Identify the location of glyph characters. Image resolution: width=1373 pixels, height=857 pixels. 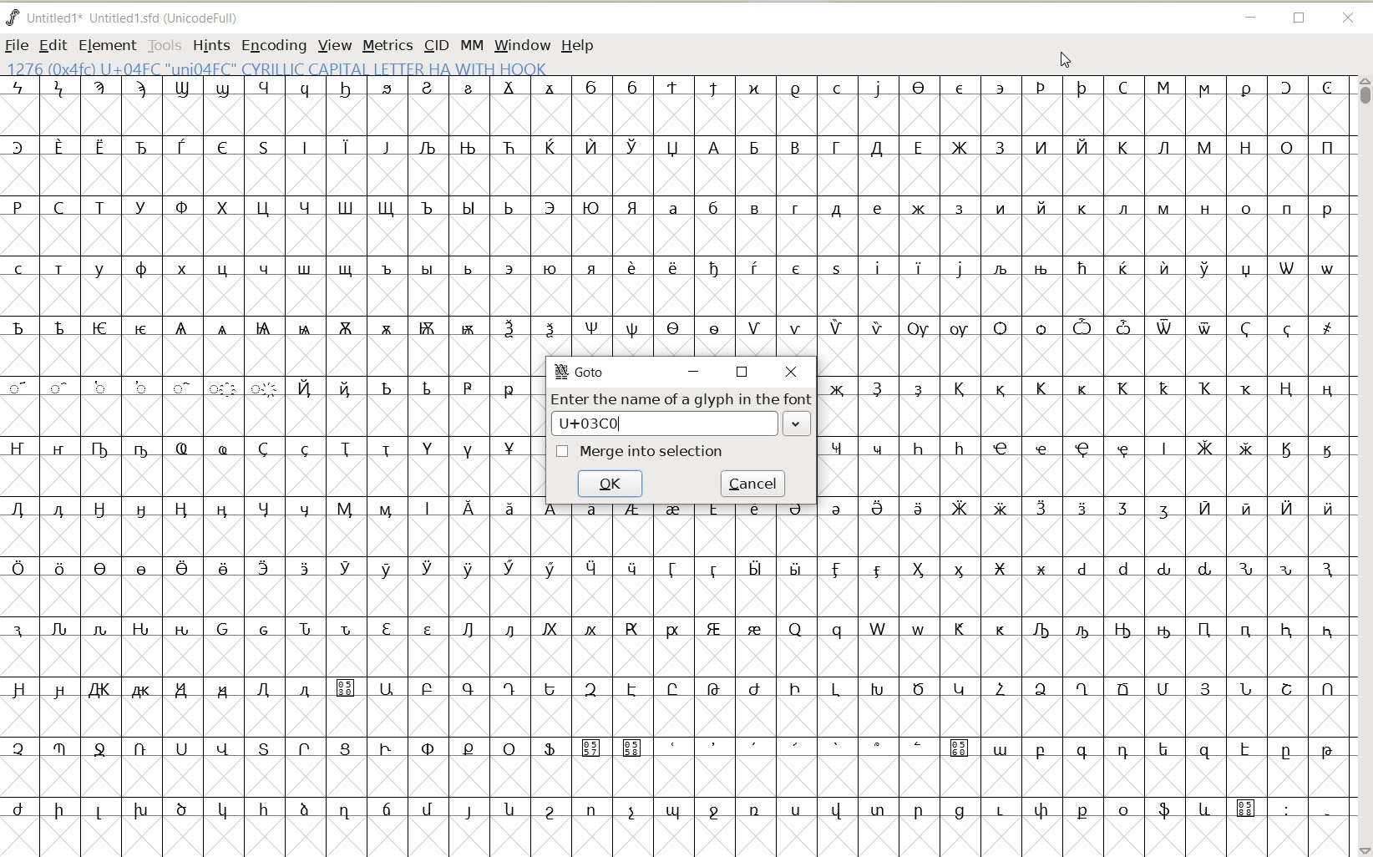
(940, 197).